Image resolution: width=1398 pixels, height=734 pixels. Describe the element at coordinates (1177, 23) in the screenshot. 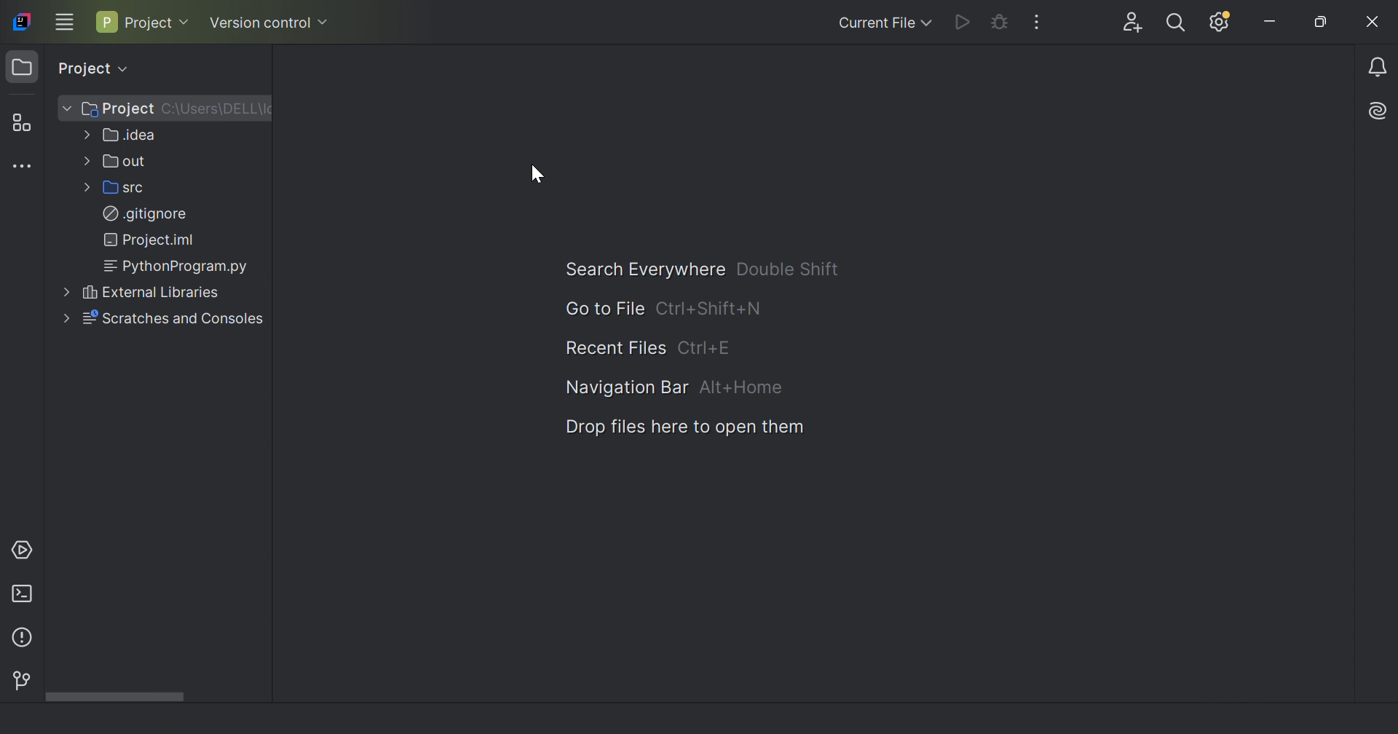

I see `Search` at that location.